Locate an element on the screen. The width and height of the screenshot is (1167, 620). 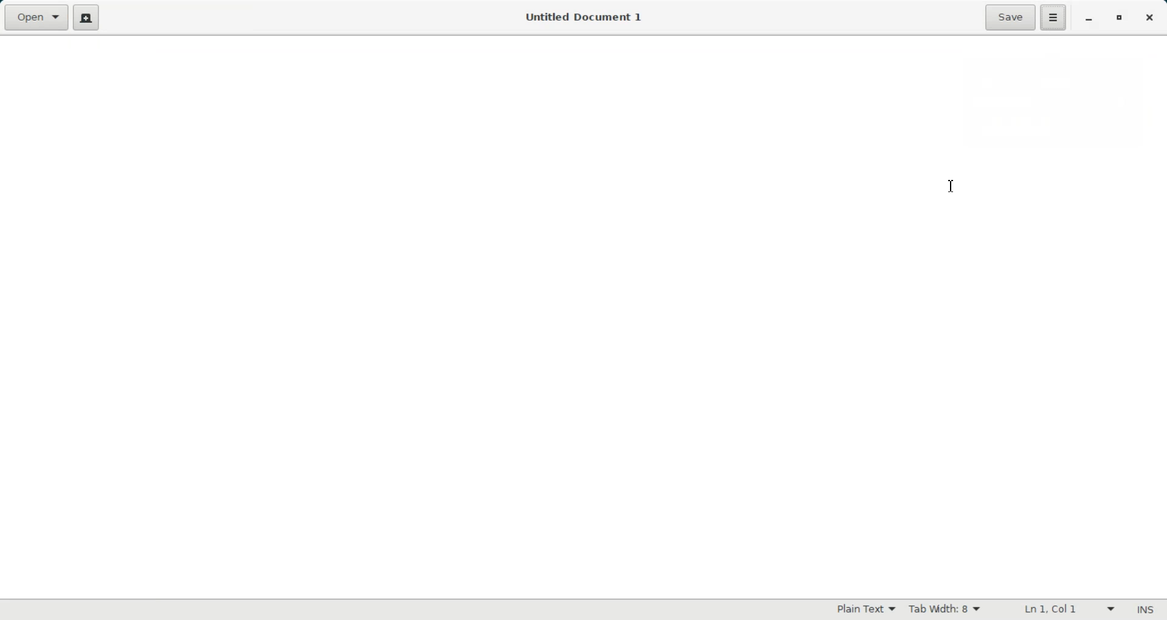
Insert is located at coordinates (1145, 609).